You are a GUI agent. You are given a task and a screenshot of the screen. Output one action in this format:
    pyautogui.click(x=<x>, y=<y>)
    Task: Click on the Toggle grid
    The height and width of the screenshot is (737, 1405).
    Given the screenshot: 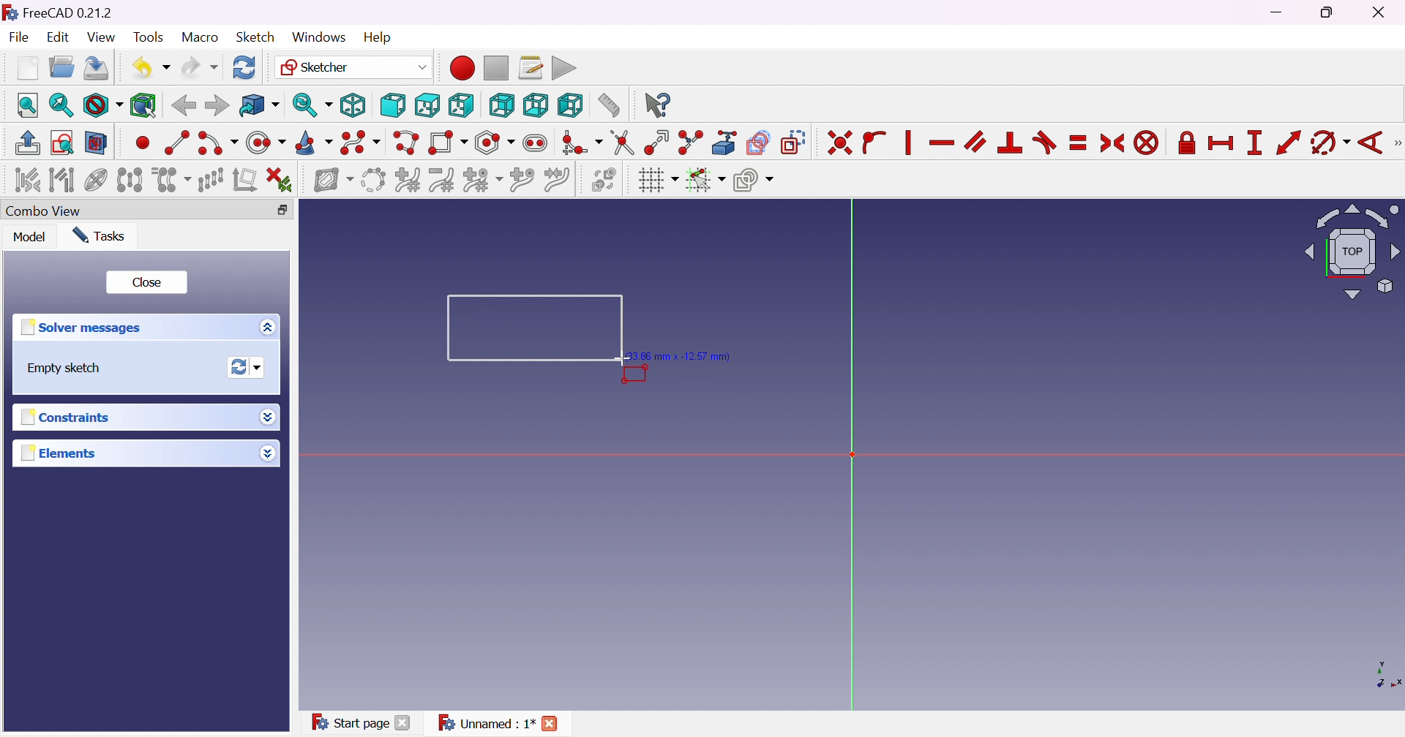 What is the action you would take?
    pyautogui.click(x=657, y=181)
    